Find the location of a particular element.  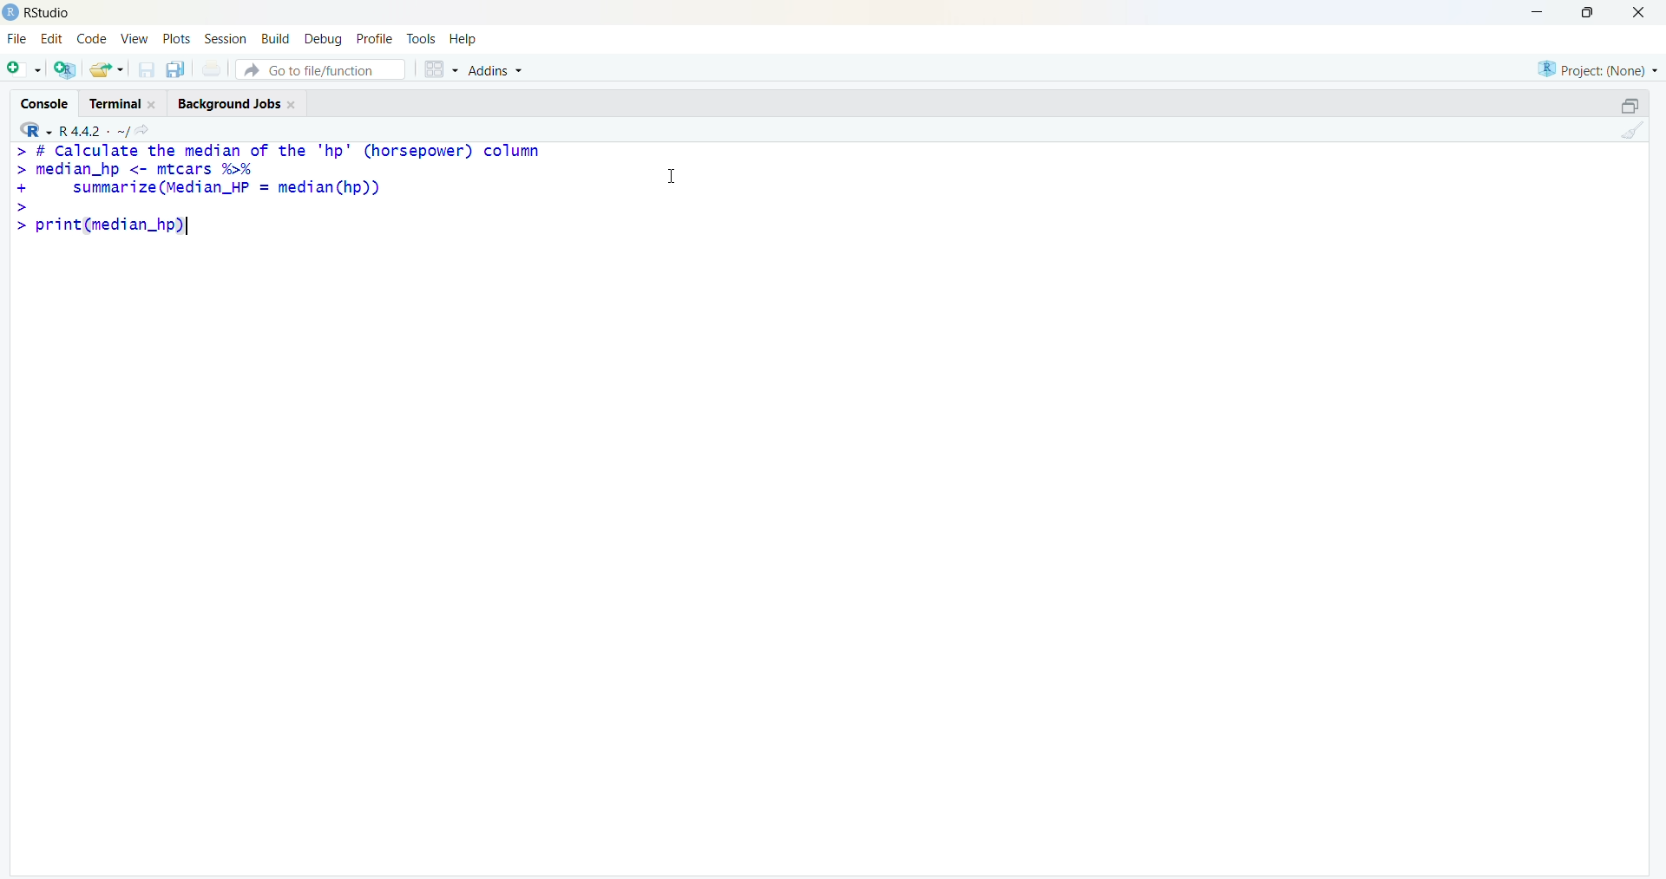

grid is located at coordinates (442, 68).